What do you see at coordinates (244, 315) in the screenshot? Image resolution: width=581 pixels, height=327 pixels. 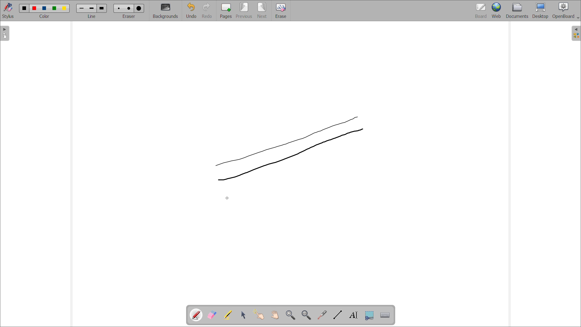 I see `select and modify objects` at bounding box center [244, 315].